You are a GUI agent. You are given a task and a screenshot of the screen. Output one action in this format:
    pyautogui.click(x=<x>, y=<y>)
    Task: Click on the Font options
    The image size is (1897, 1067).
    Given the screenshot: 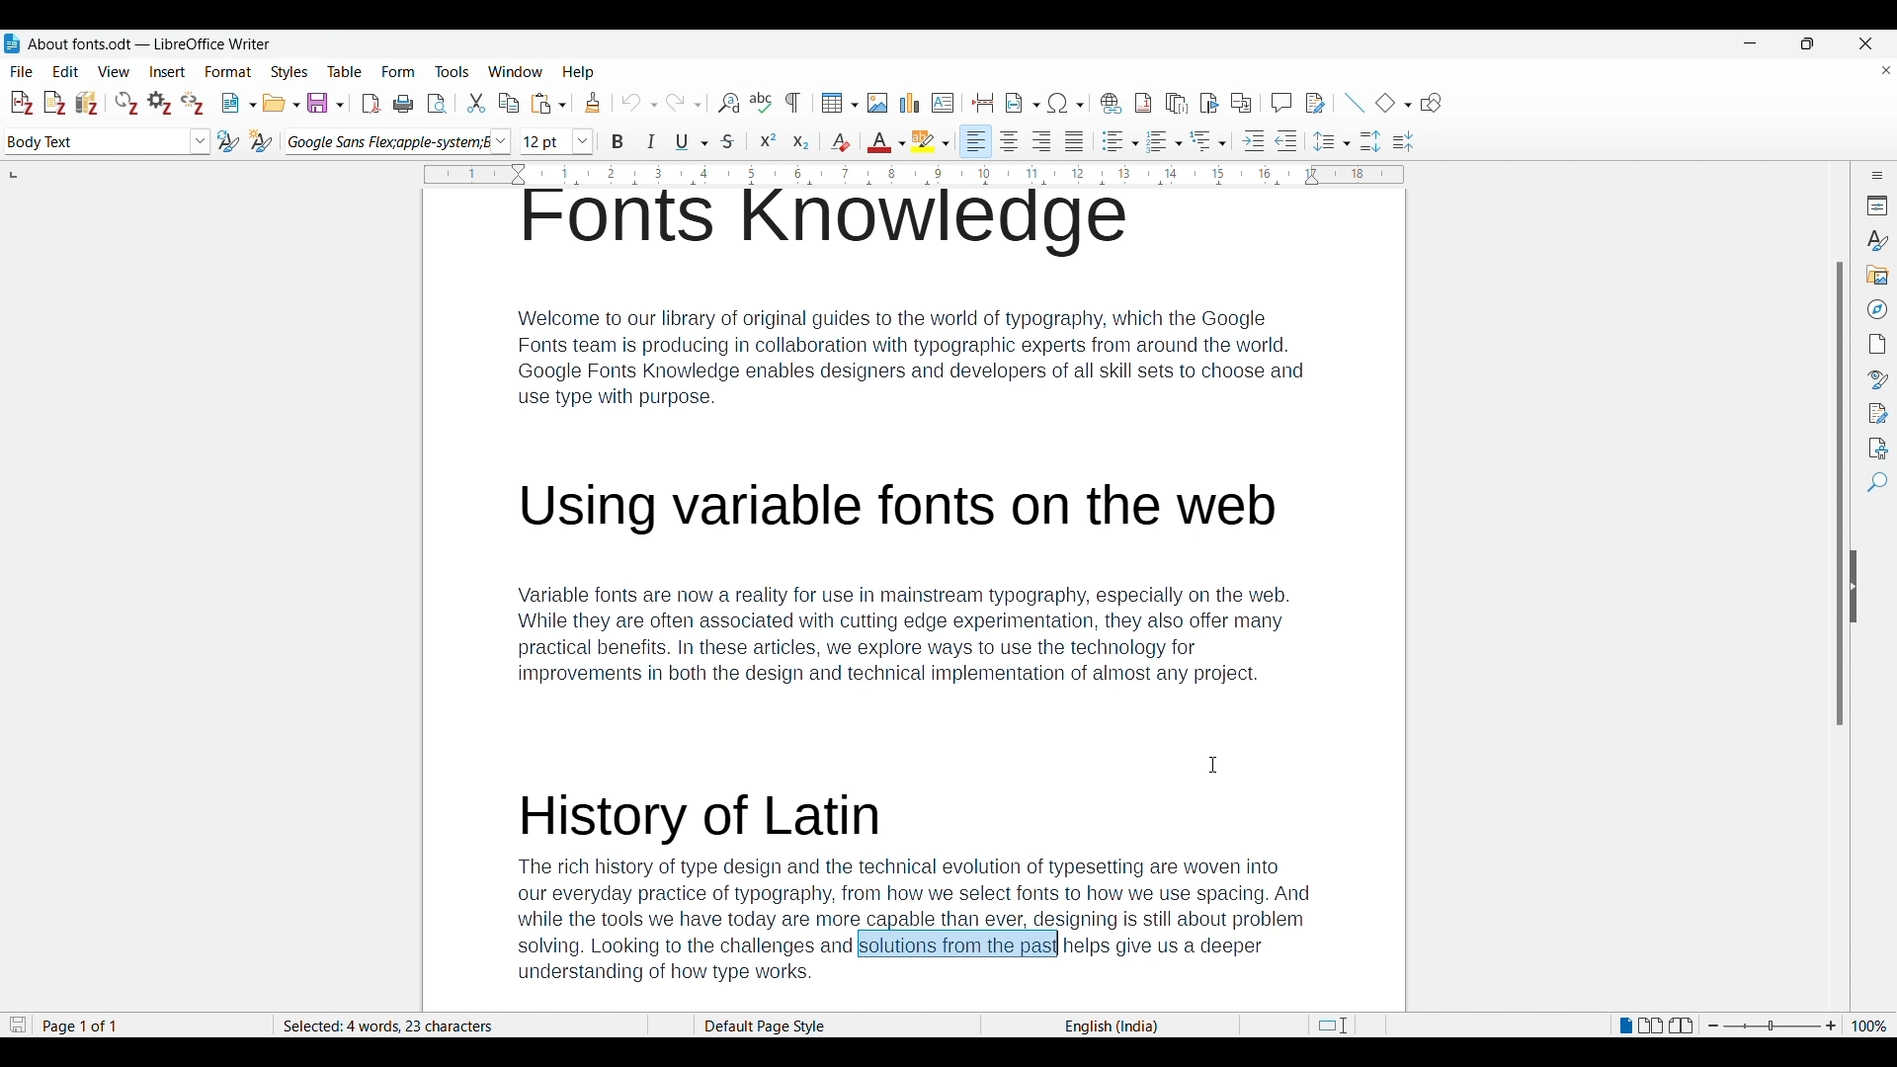 What is the action you would take?
    pyautogui.click(x=500, y=141)
    